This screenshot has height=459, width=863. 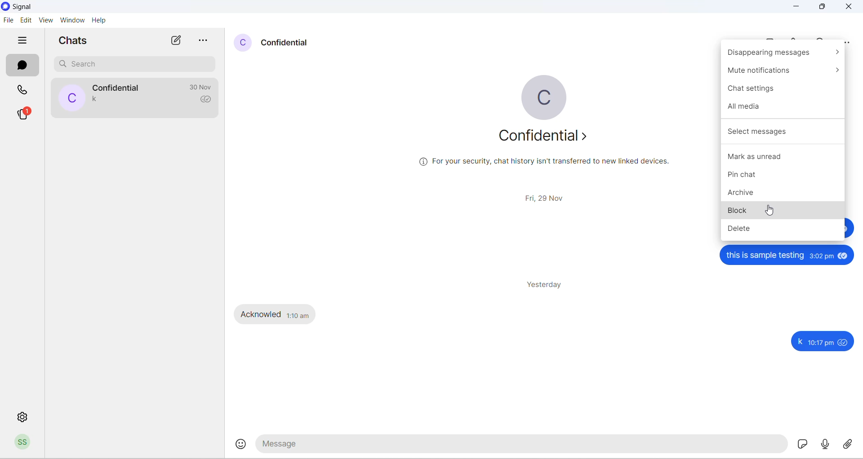 I want to click on stories, so click(x=23, y=114).